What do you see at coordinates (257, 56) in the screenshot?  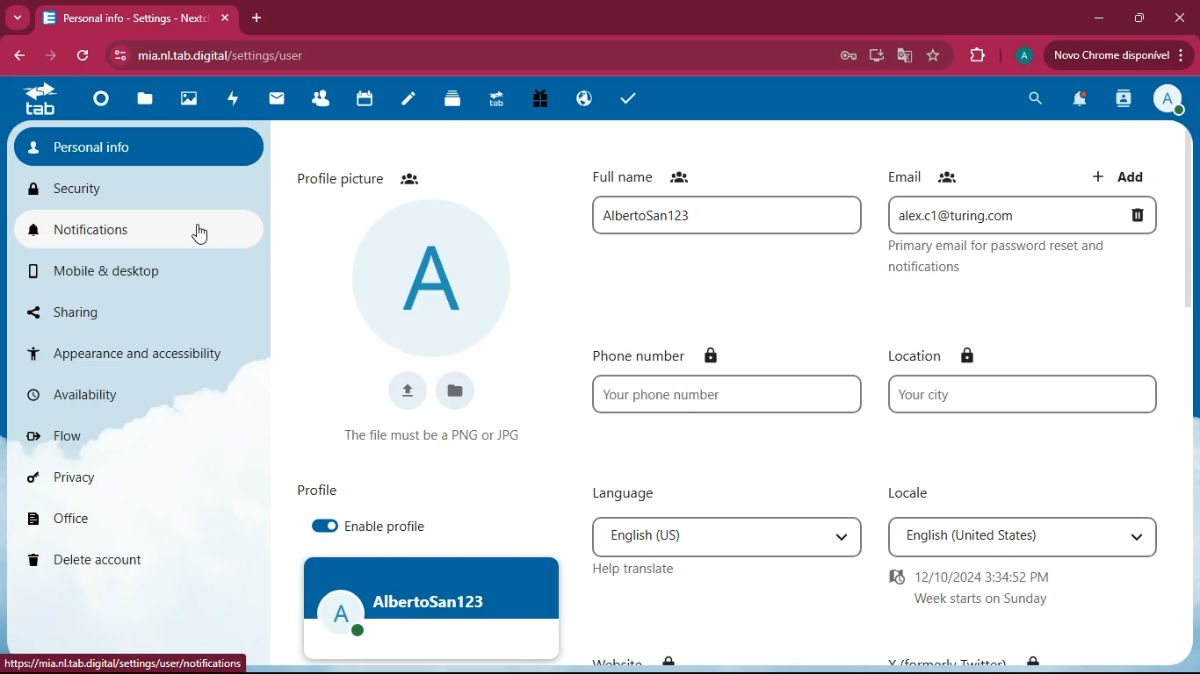 I see `url` at bounding box center [257, 56].